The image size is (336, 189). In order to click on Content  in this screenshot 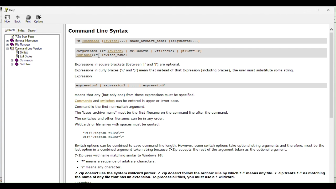, I will do `click(9, 30)`.